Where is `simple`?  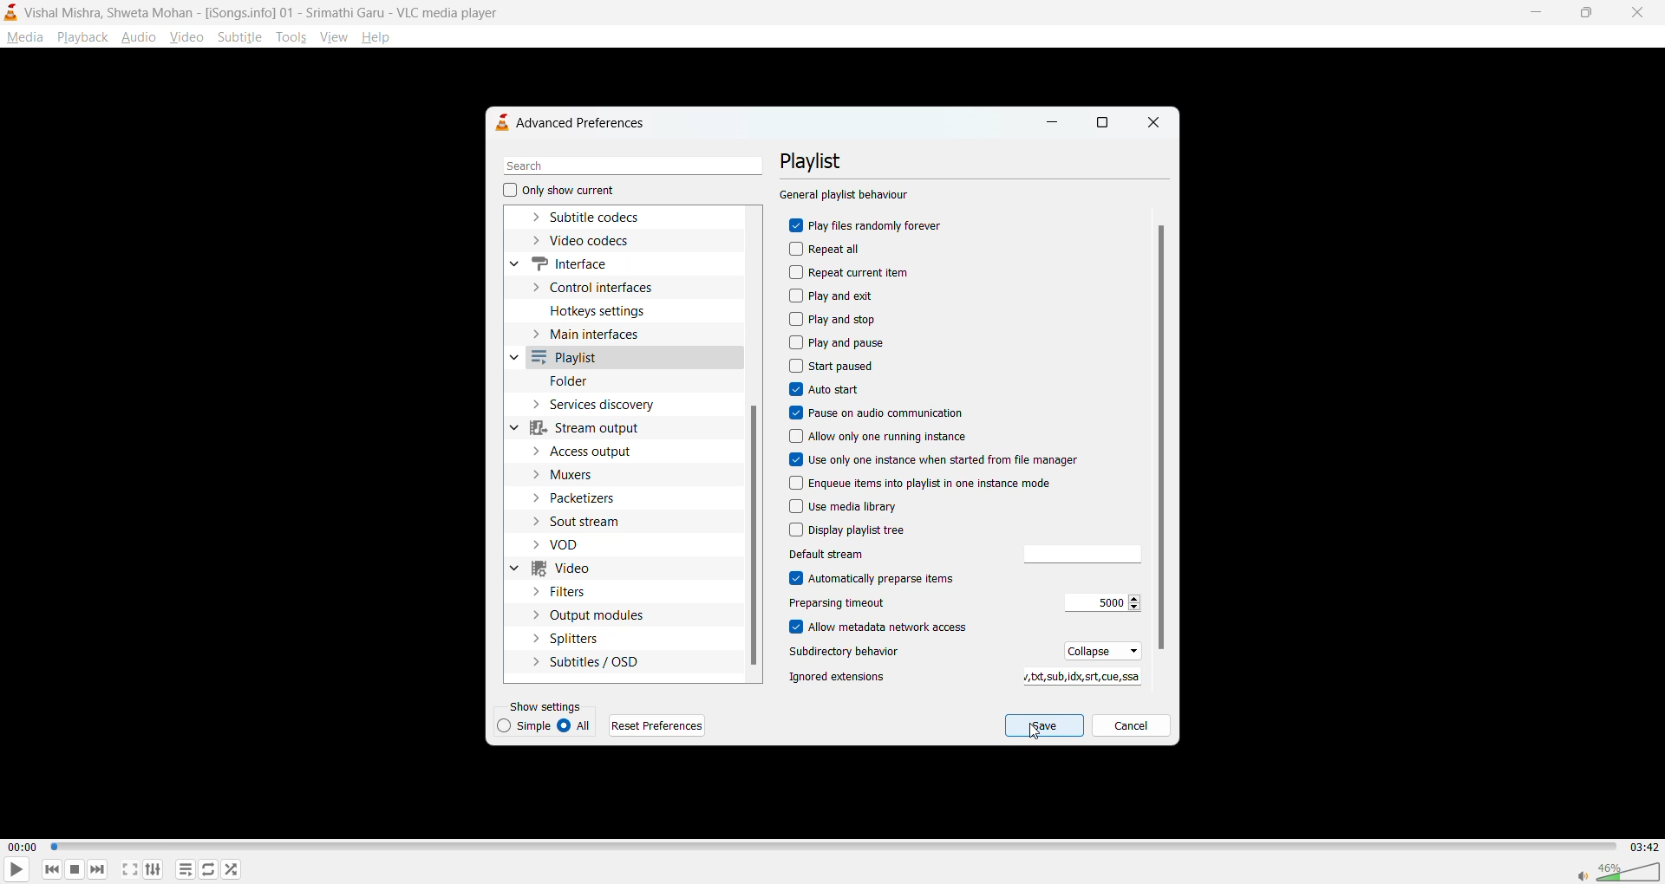 simple is located at coordinates (526, 725).